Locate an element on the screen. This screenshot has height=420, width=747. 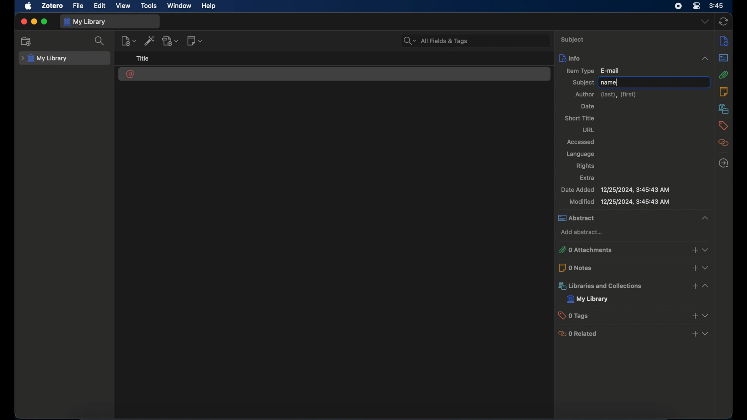
my library is located at coordinates (86, 22).